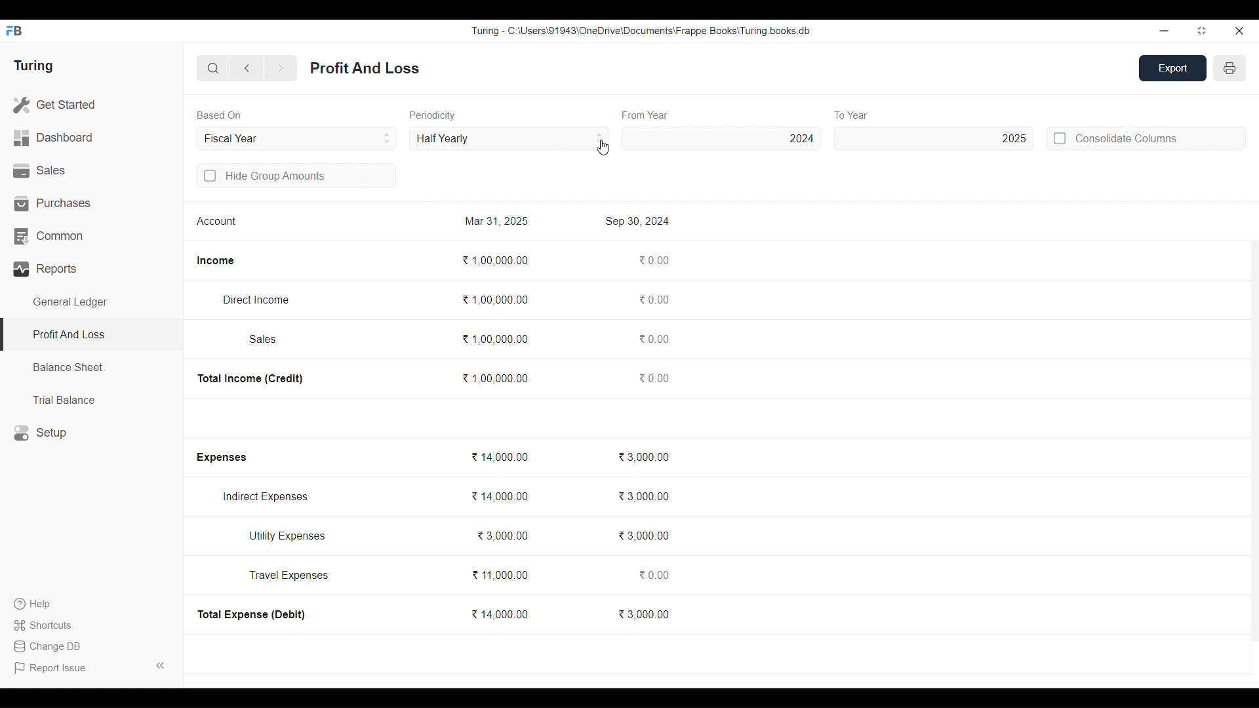 This screenshot has width=1259, height=708. What do you see at coordinates (643, 536) in the screenshot?
I see `3,000.00` at bounding box center [643, 536].